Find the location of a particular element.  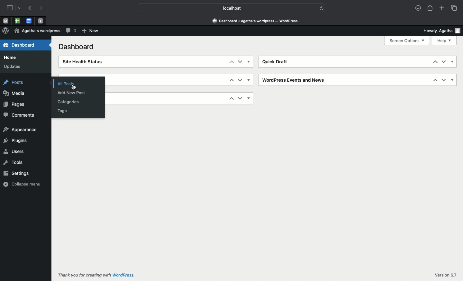

 is located at coordinates (20, 8).